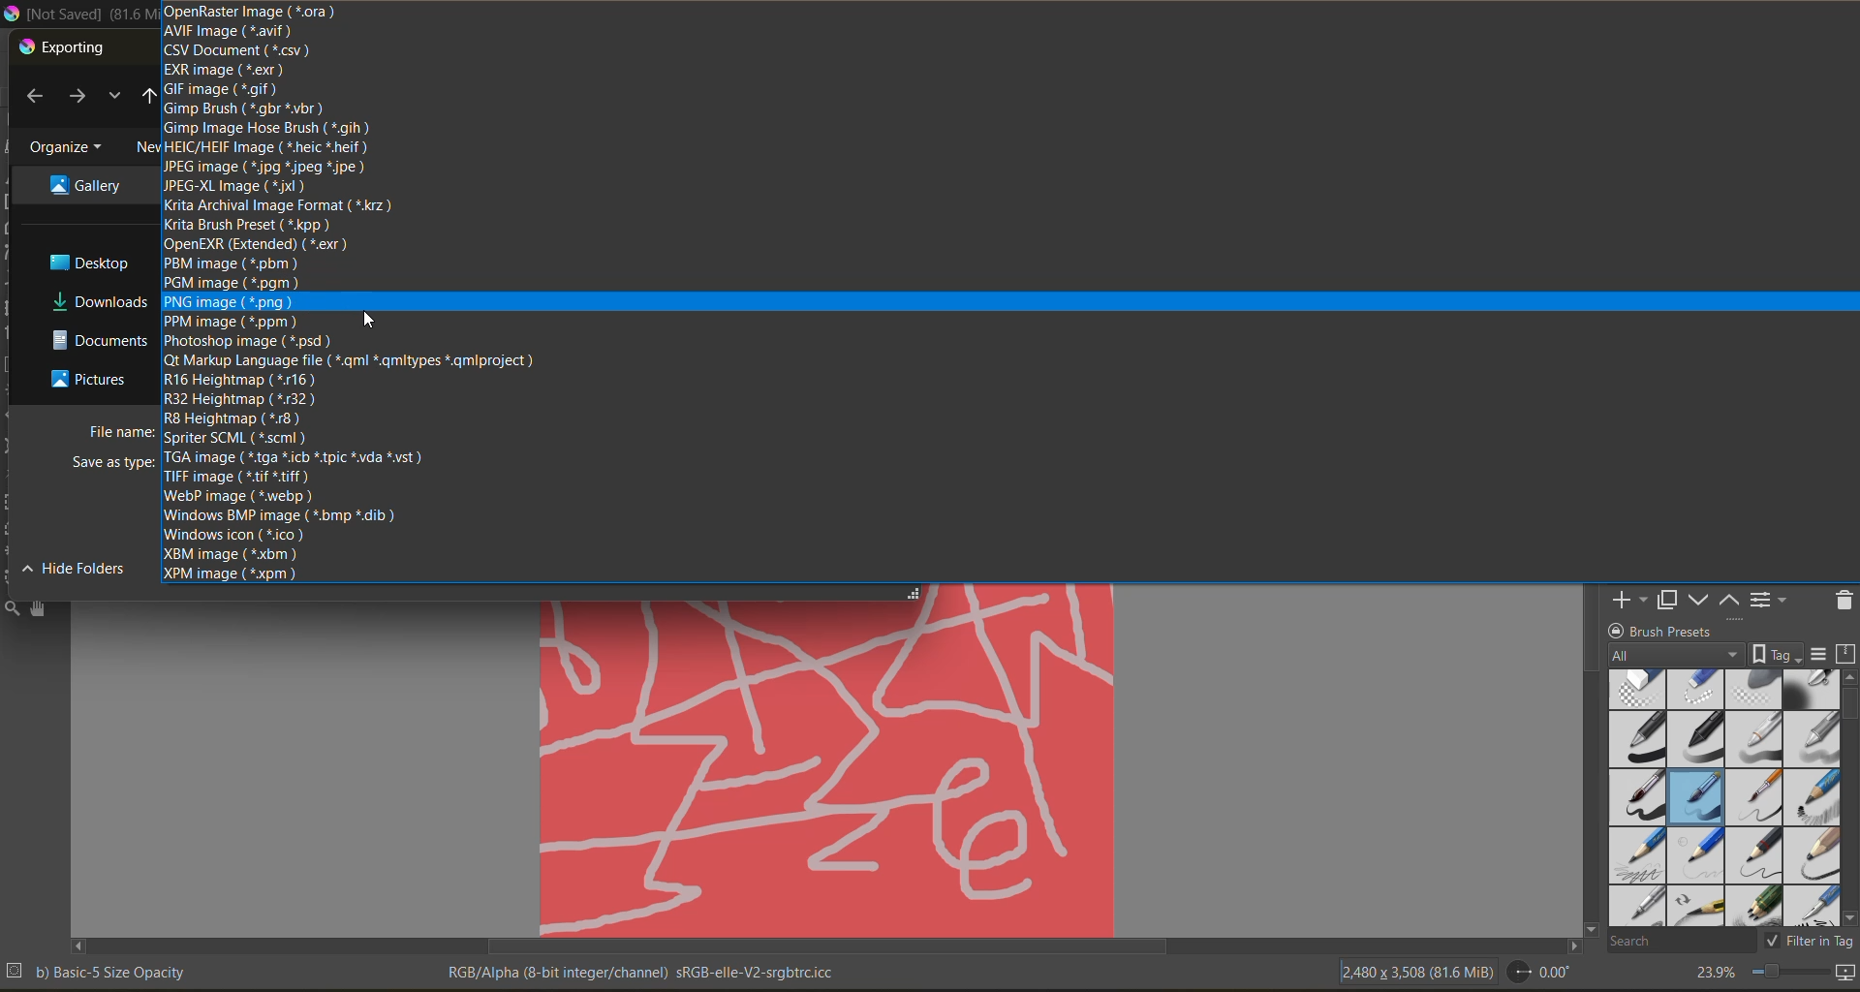 The width and height of the screenshot is (1860, 992). I want to click on r8 heightmap, so click(235, 418).